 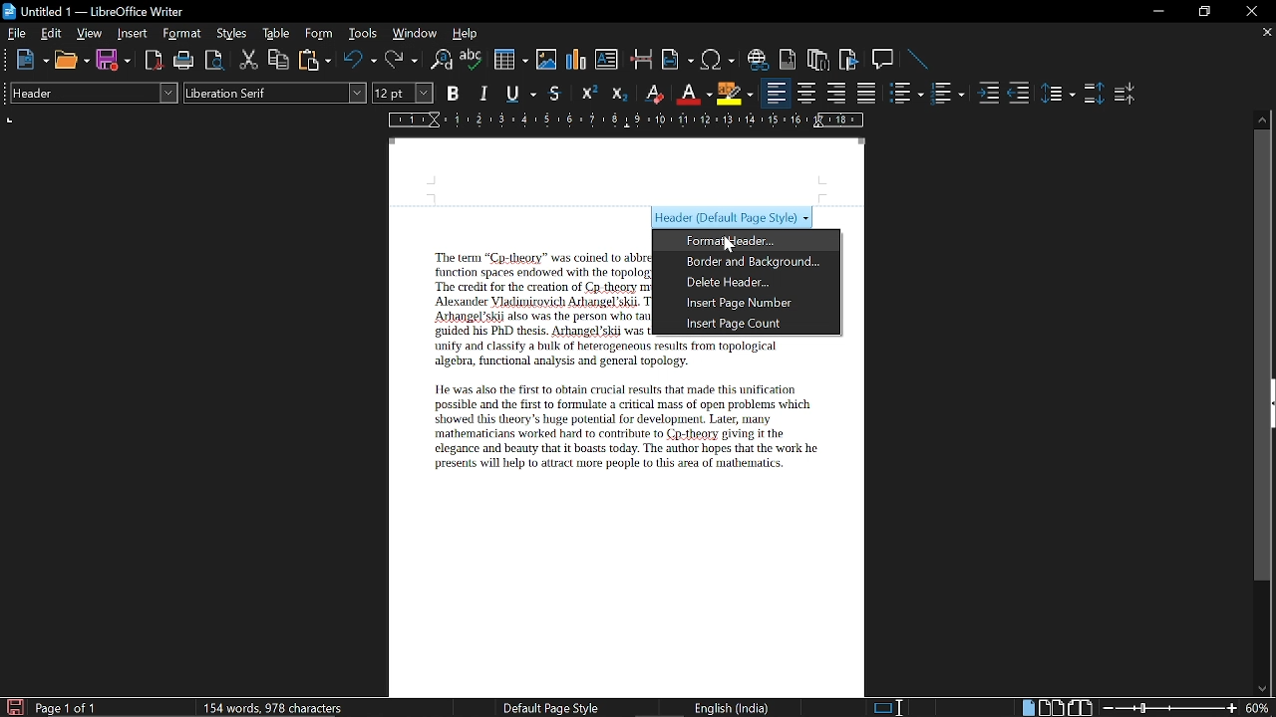 I want to click on Open, so click(x=72, y=61).